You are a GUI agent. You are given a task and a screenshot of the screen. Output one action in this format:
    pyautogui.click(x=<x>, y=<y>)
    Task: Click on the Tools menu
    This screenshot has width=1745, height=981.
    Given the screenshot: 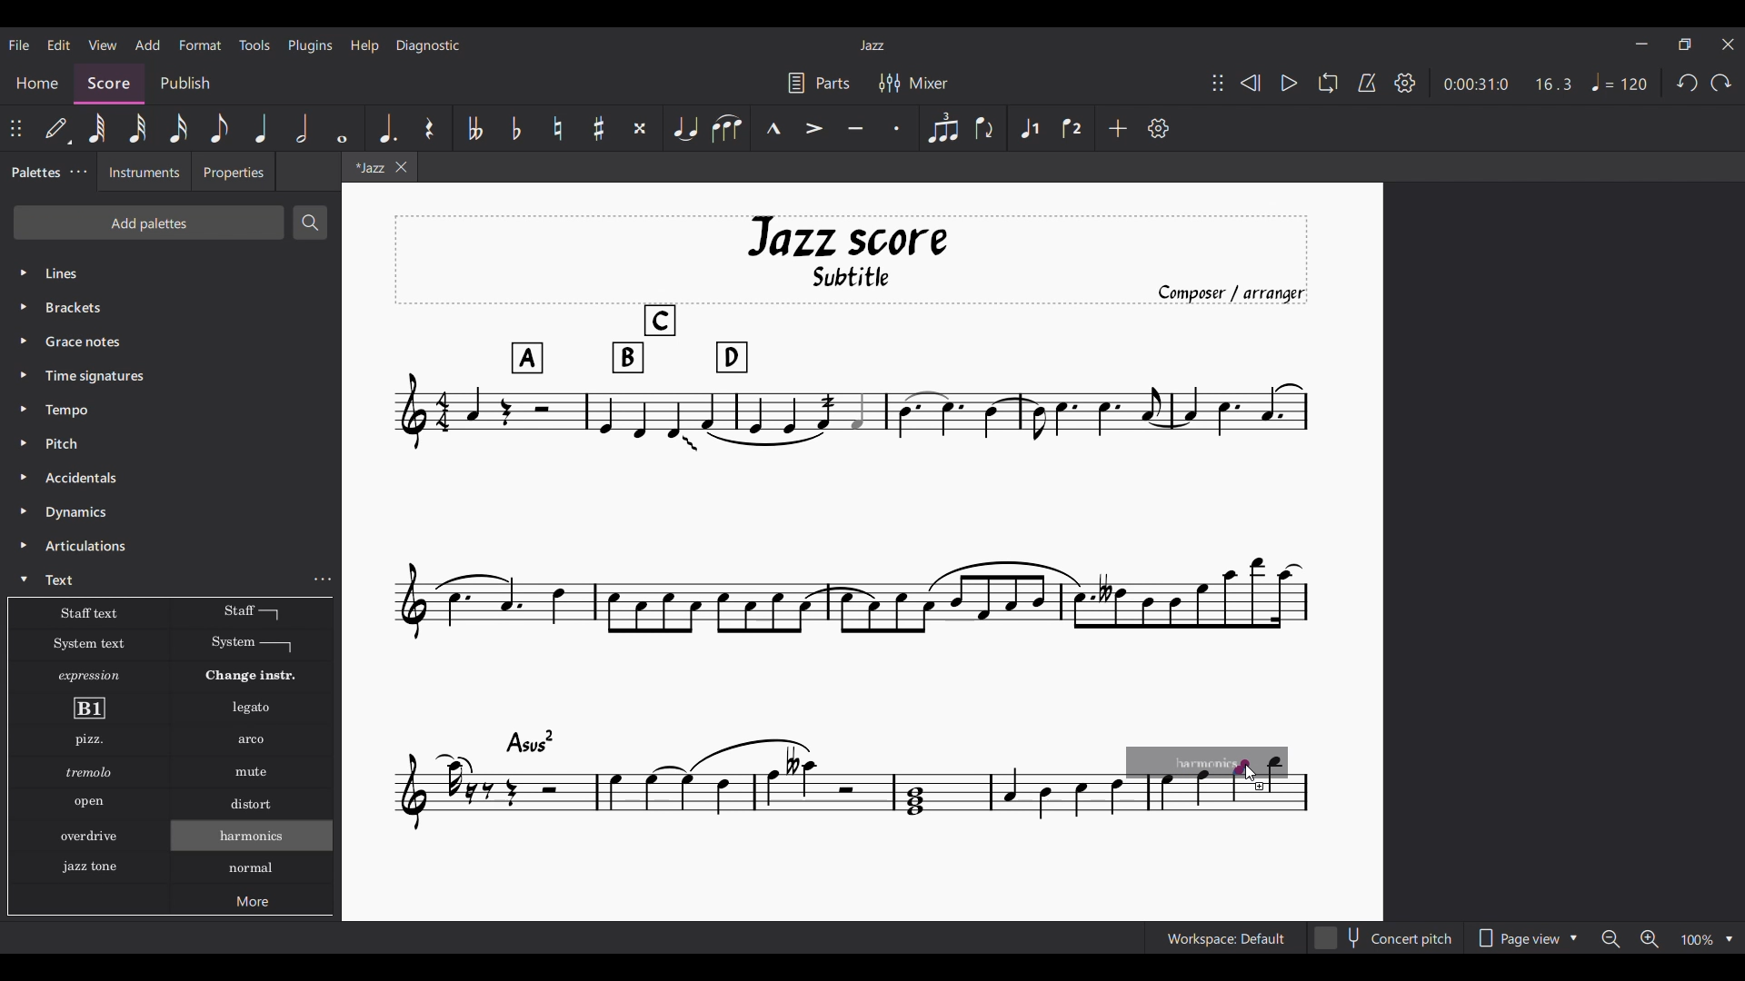 What is the action you would take?
    pyautogui.click(x=255, y=45)
    